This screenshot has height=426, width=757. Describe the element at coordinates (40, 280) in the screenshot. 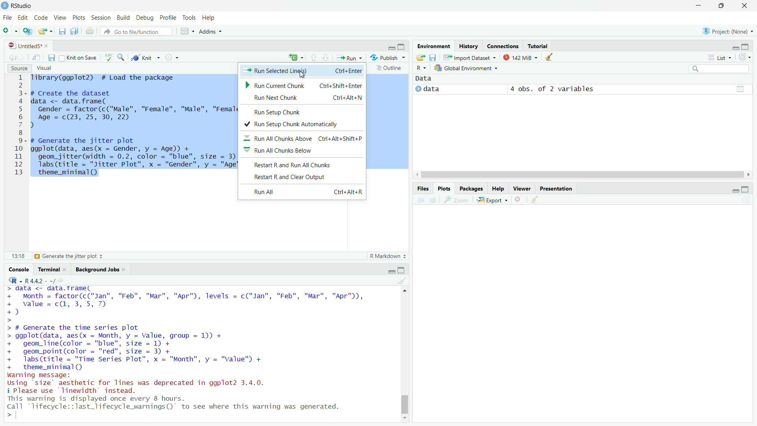

I see `R 4.4.2 . ~/` at that location.